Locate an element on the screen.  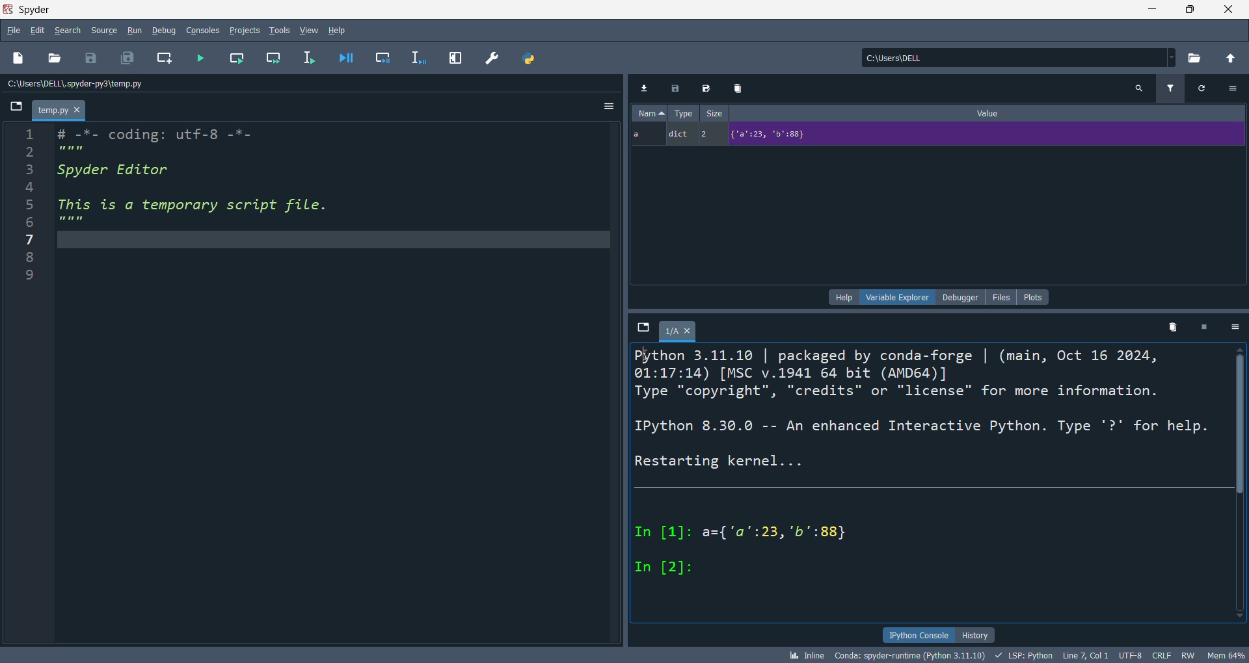
open current directory is located at coordinates (1198, 58).